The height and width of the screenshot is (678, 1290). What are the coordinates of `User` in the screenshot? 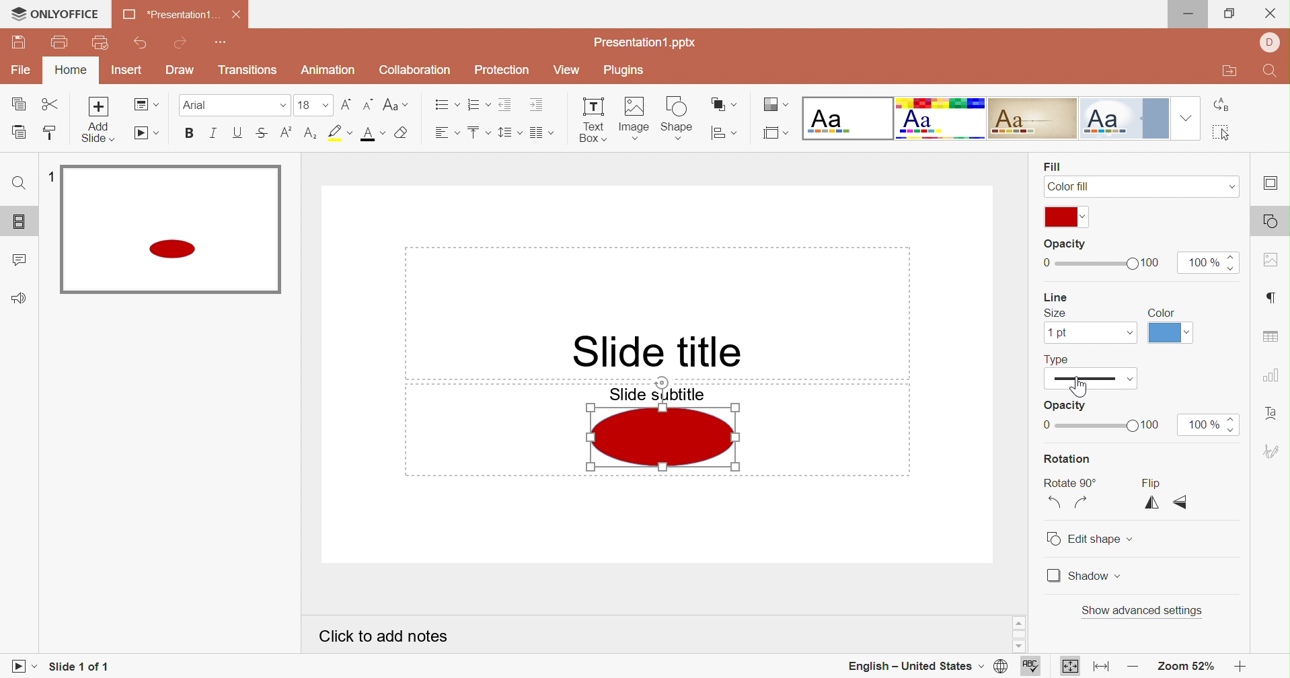 It's located at (1268, 42).